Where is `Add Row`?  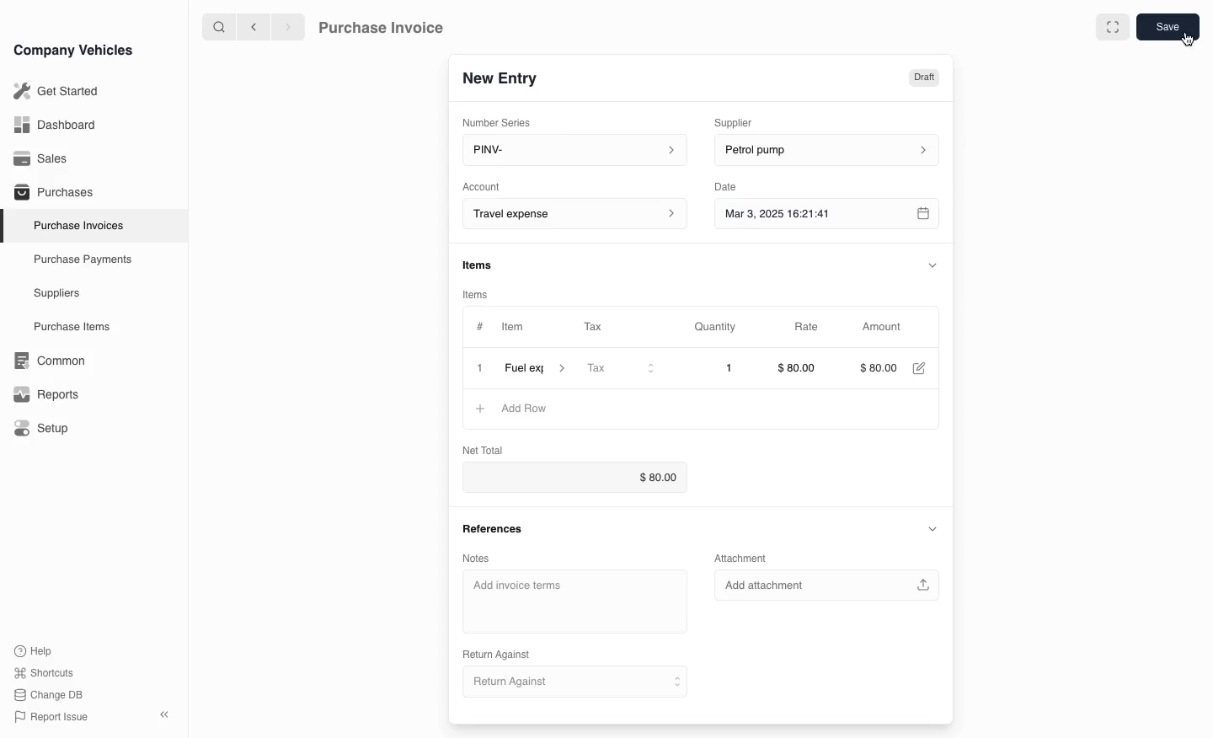
Add Row is located at coordinates (510, 409).